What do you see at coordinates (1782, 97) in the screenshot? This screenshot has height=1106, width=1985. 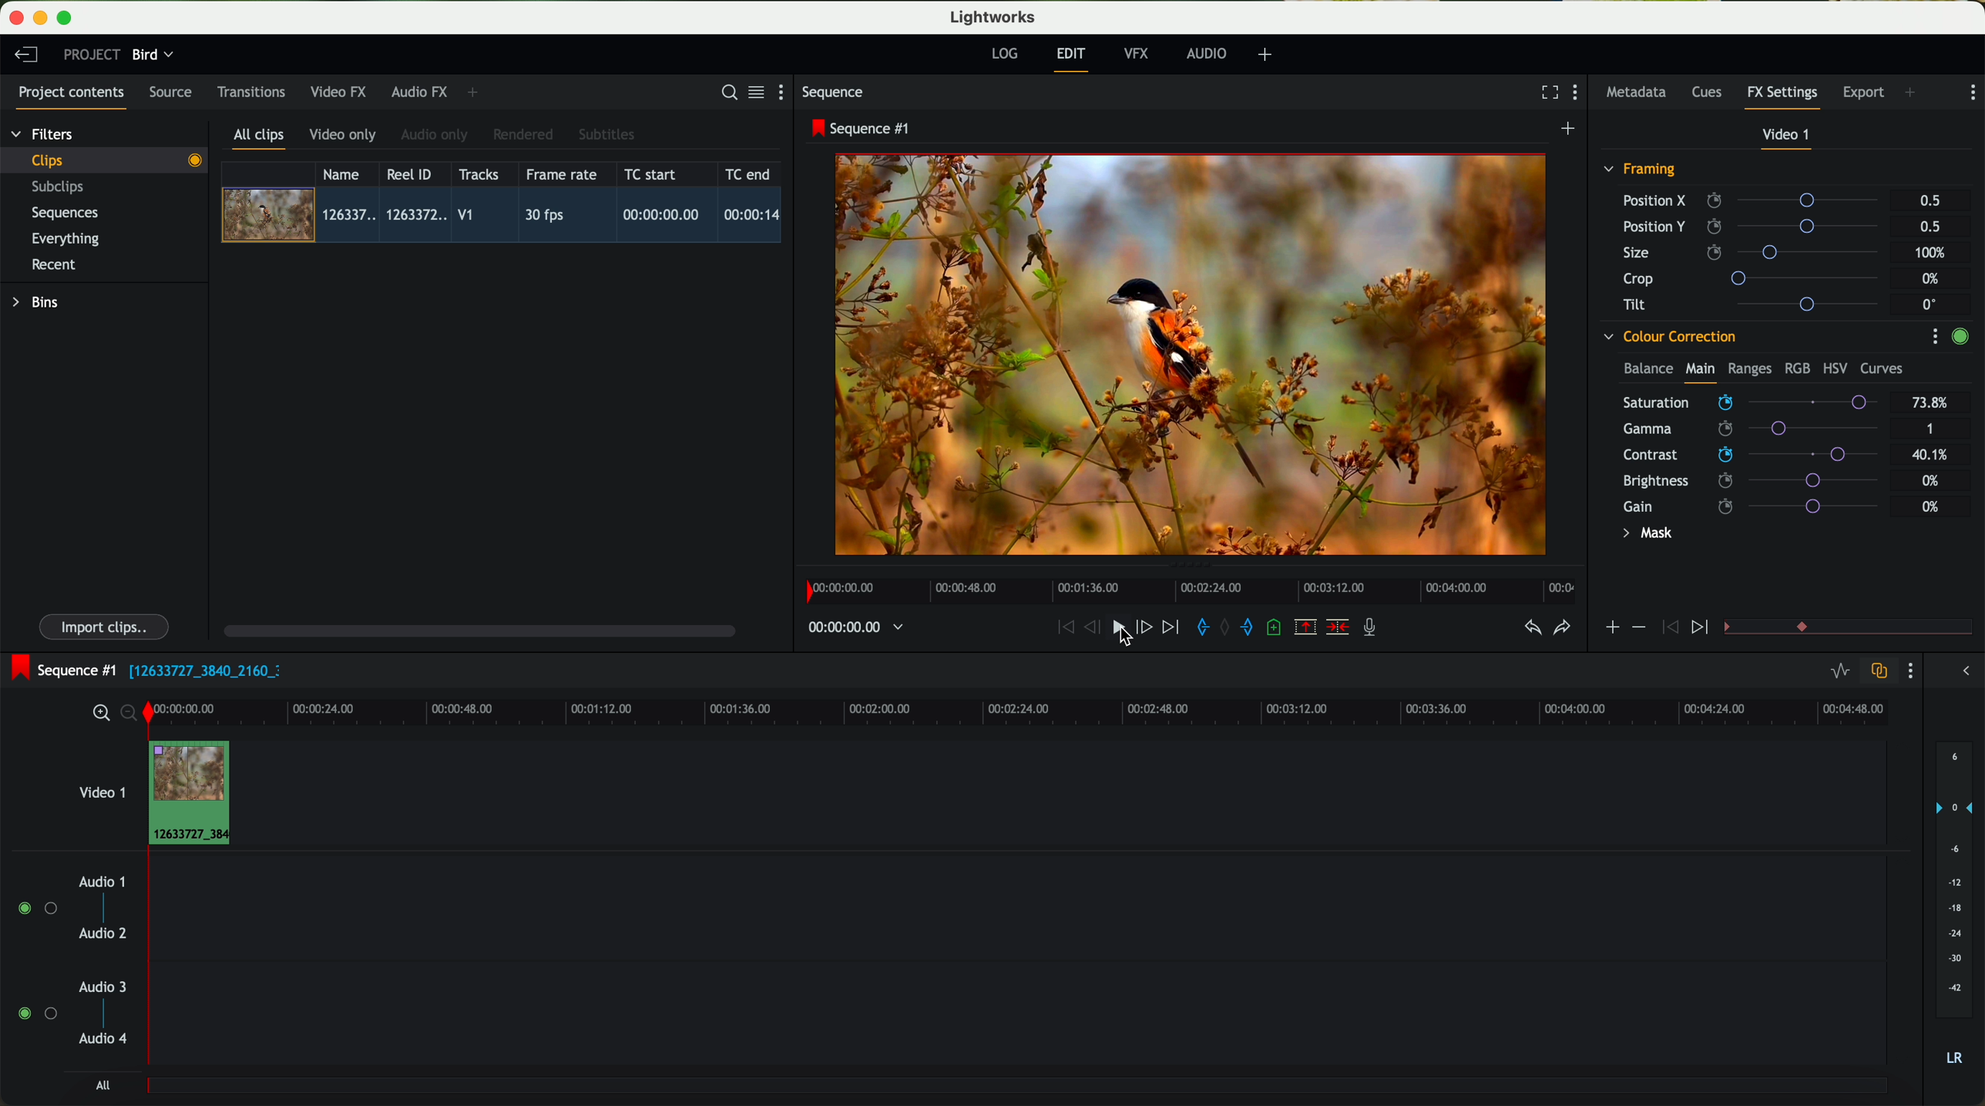 I see `fx settings` at bounding box center [1782, 97].